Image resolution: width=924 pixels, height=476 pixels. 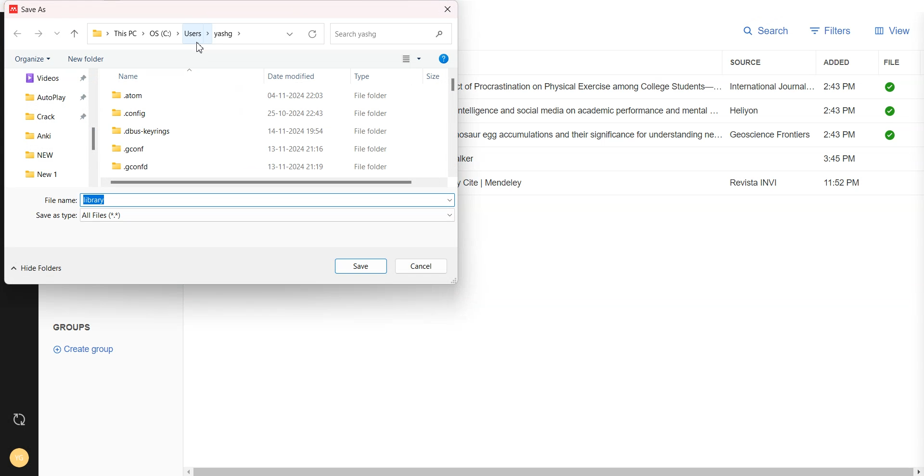 What do you see at coordinates (891, 87) in the screenshot?
I see `saved` at bounding box center [891, 87].